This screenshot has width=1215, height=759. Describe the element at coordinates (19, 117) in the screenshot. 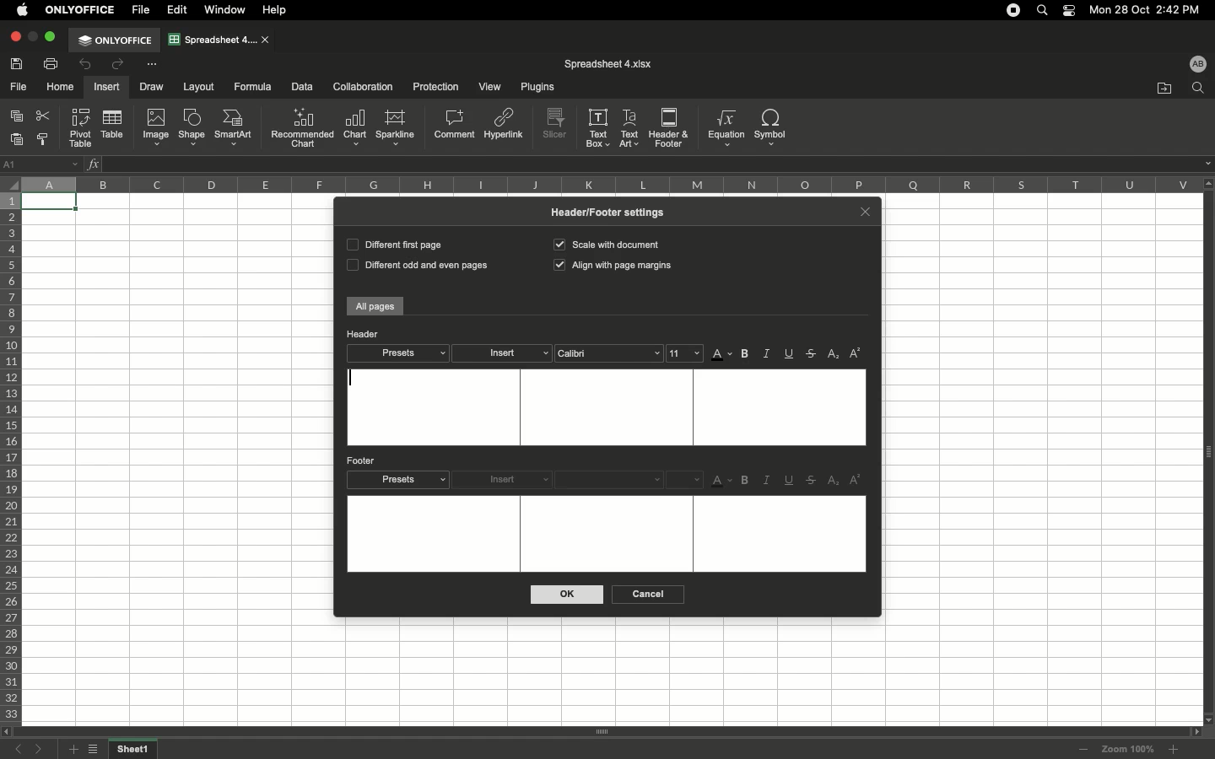

I see `Copy` at that location.